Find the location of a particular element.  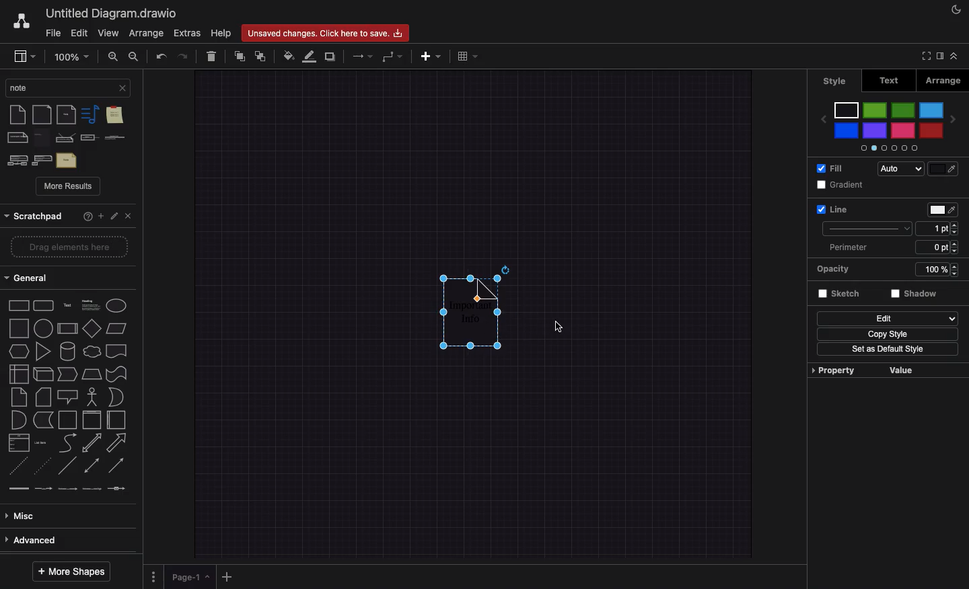

bidirectional arrow is located at coordinates (92, 442).